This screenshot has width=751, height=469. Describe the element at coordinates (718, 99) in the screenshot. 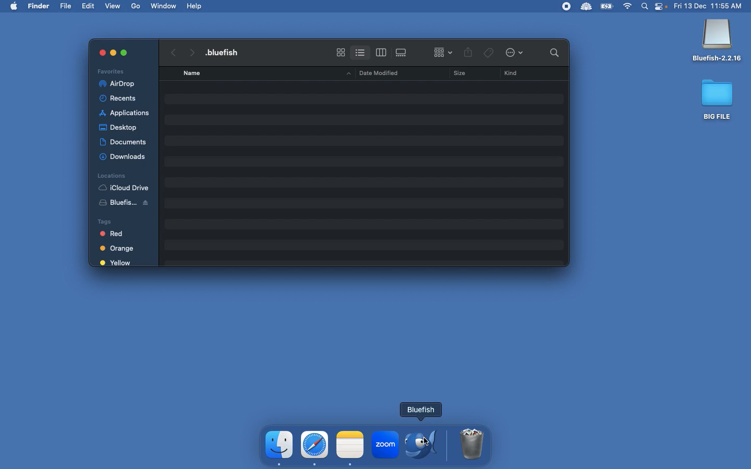

I see `Big file` at that location.